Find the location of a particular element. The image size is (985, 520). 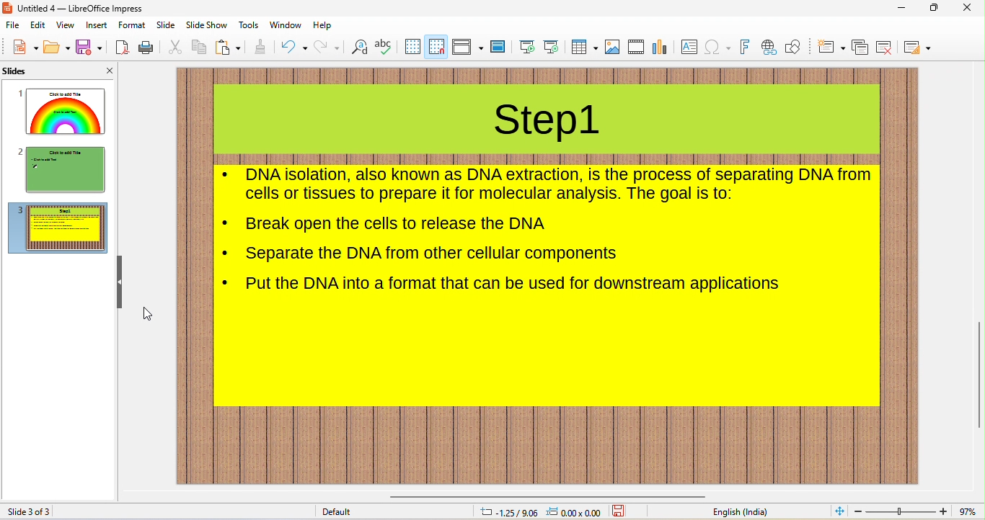

close is located at coordinates (971, 9).